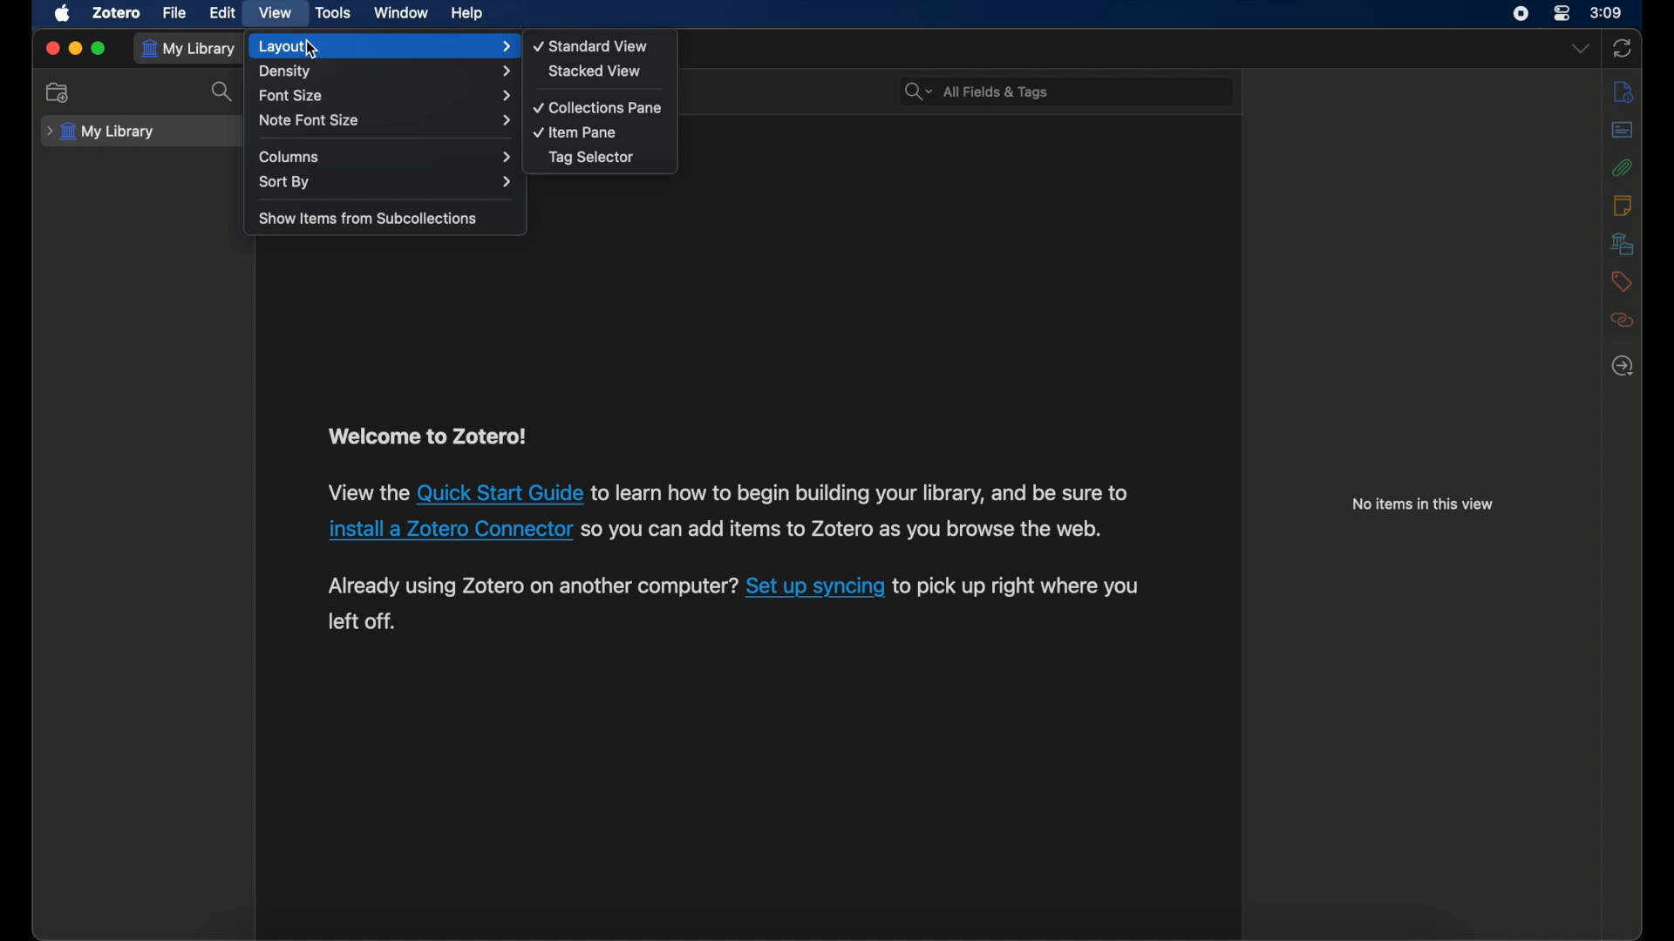 The image size is (1674, 941). What do you see at coordinates (1623, 167) in the screenshot?
I see `attachments` at bounding box center [1623, 167].